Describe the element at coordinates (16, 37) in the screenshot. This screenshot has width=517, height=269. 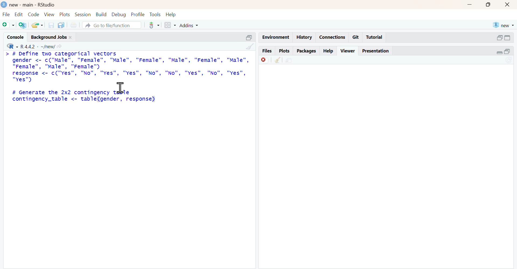
I see `console` at that location.